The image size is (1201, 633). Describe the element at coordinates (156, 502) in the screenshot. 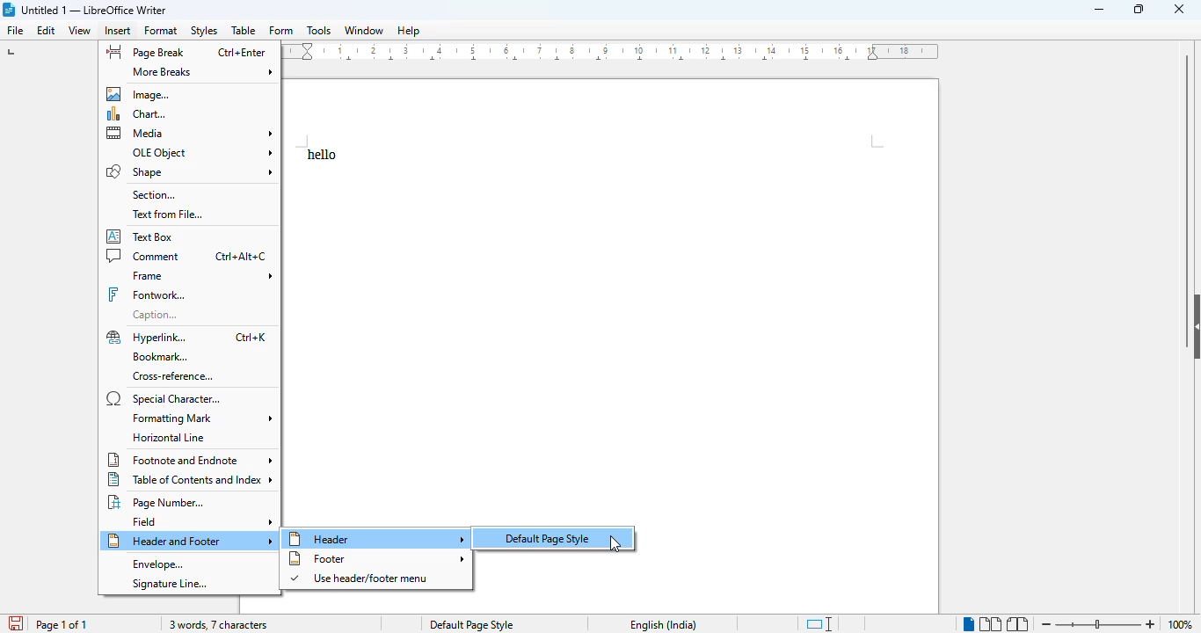

I see `page number` at that location.